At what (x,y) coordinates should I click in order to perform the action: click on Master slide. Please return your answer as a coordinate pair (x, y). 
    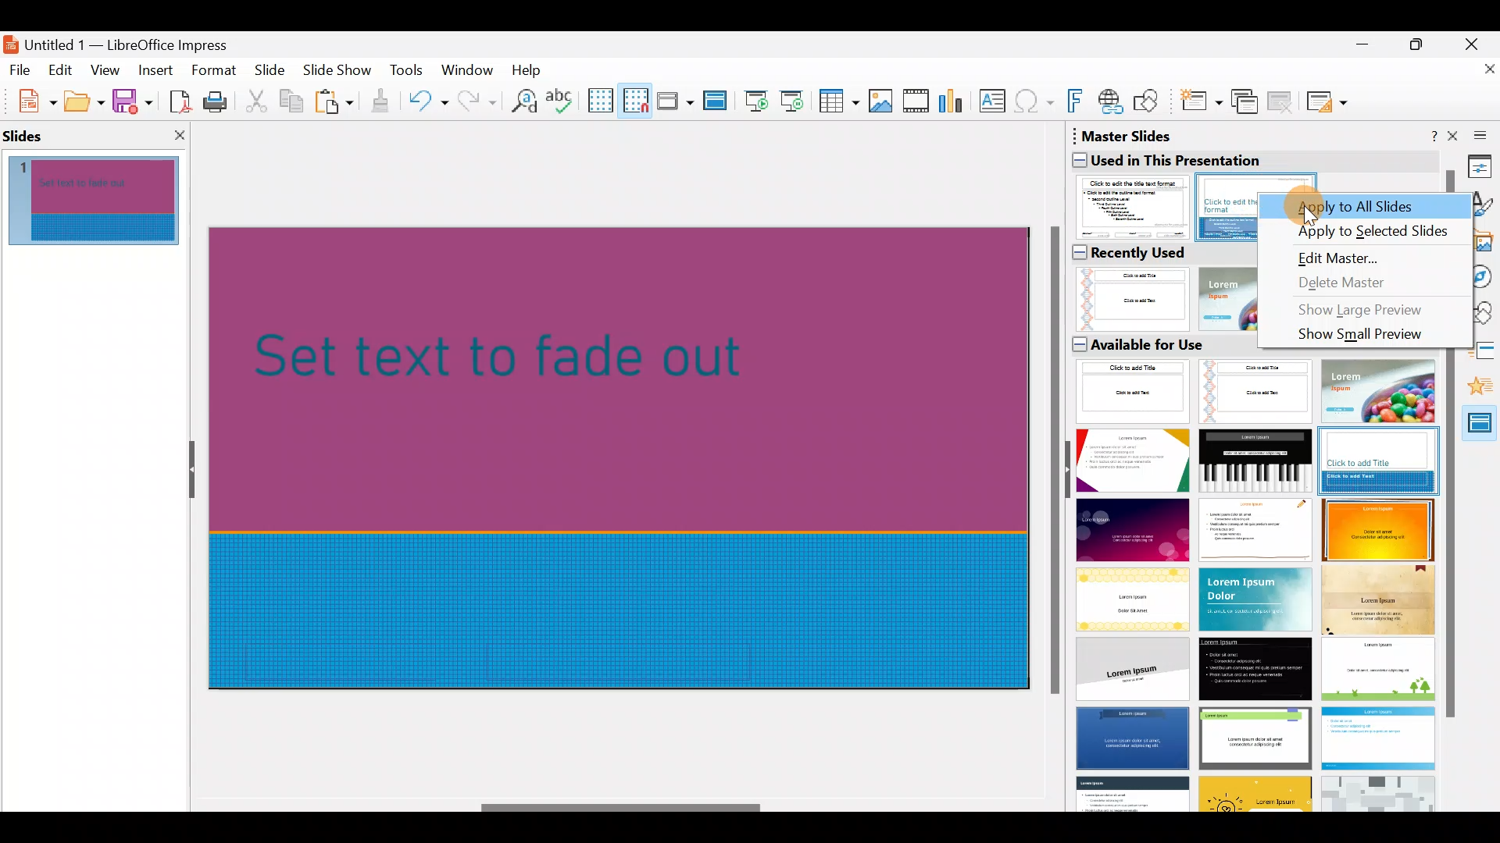
    Looking at the image, I should click on (717, 101).